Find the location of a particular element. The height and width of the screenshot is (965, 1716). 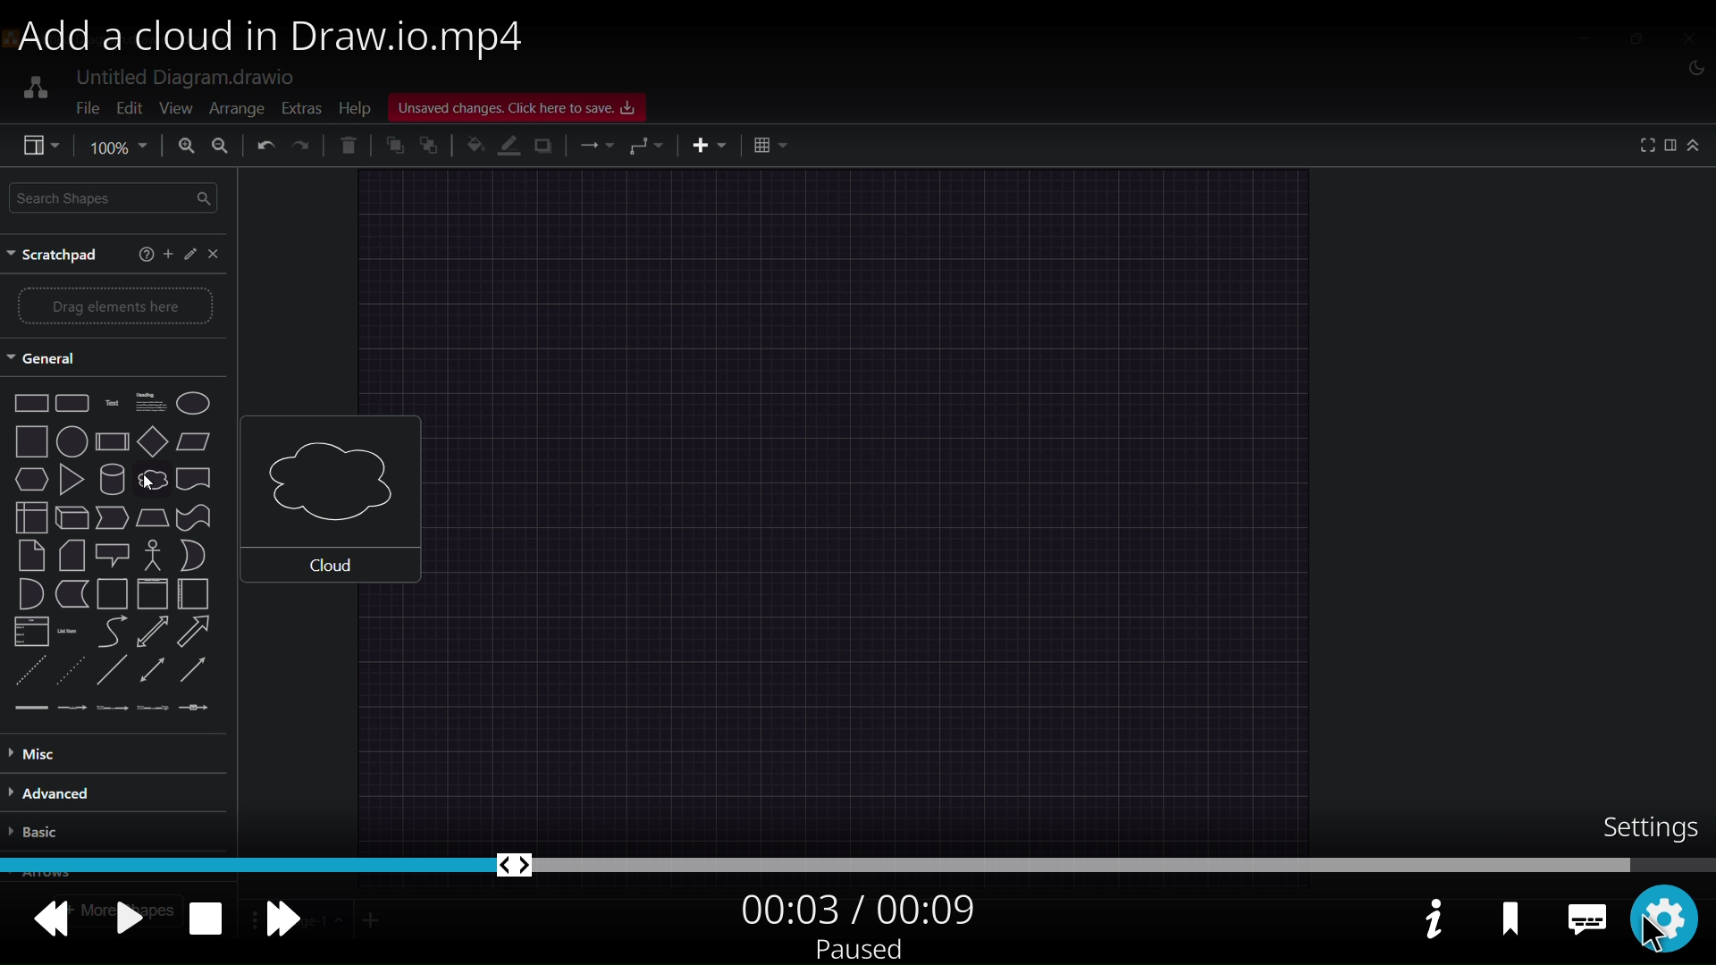

caption is located at coordinates (1586, 910).